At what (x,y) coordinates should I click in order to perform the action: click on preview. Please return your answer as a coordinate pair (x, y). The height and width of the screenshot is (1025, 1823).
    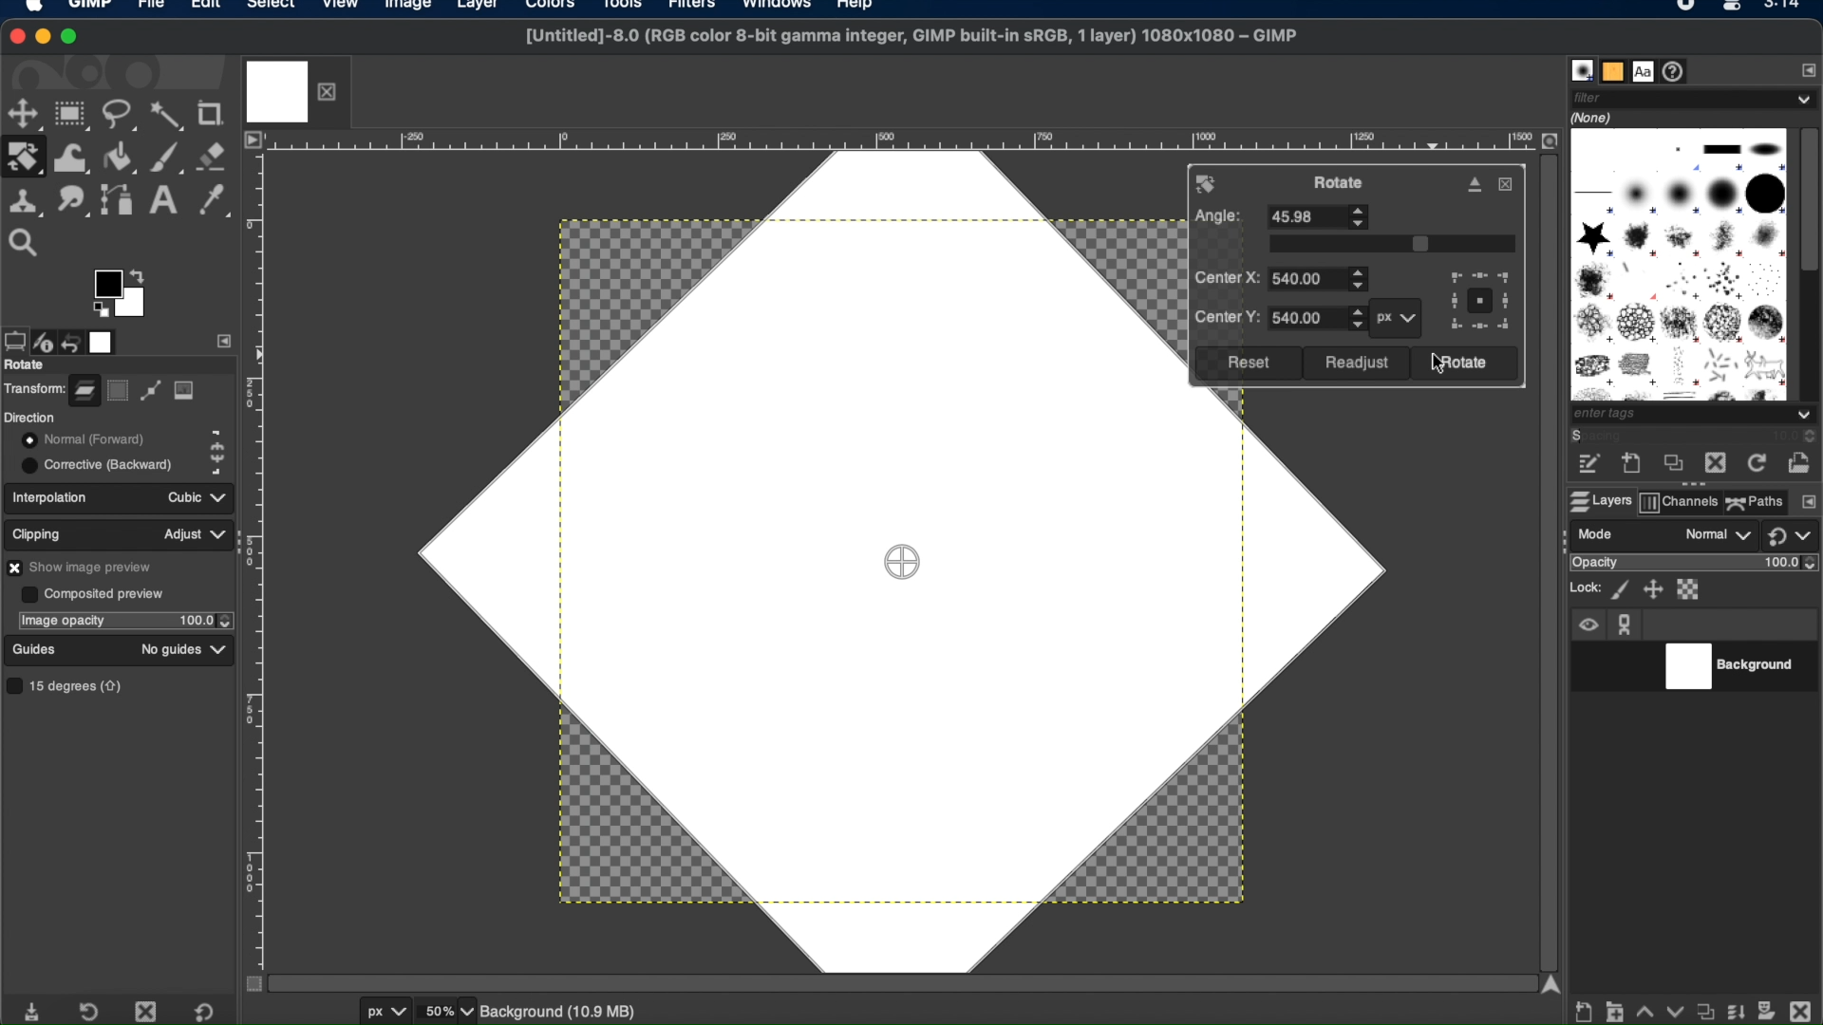
    Looking at the image, I should click on (100, 310).